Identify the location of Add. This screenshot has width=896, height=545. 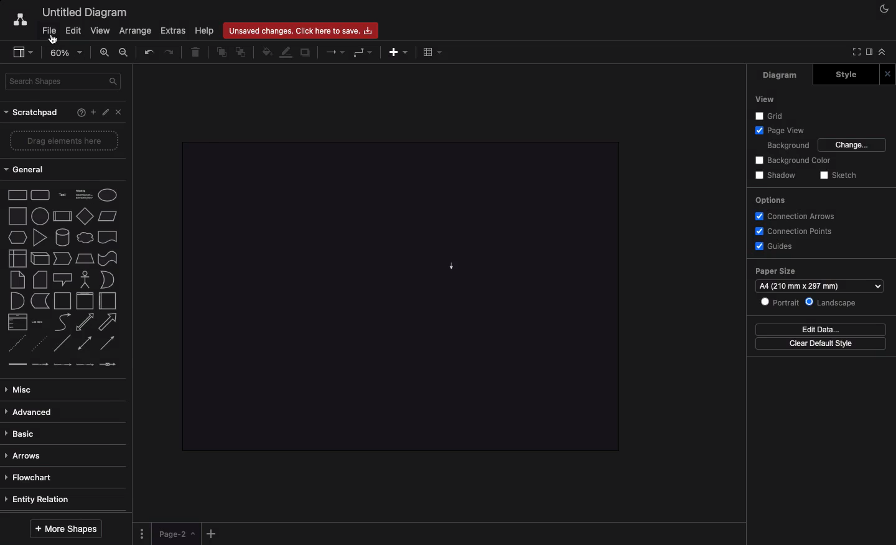
(213, 531).